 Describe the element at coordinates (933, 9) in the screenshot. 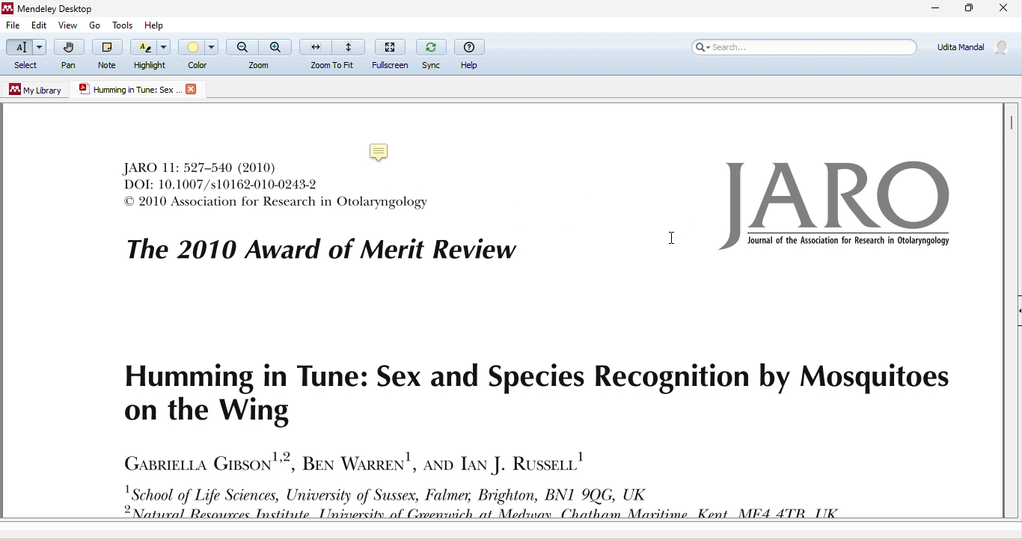

I see `minimize` at that location.